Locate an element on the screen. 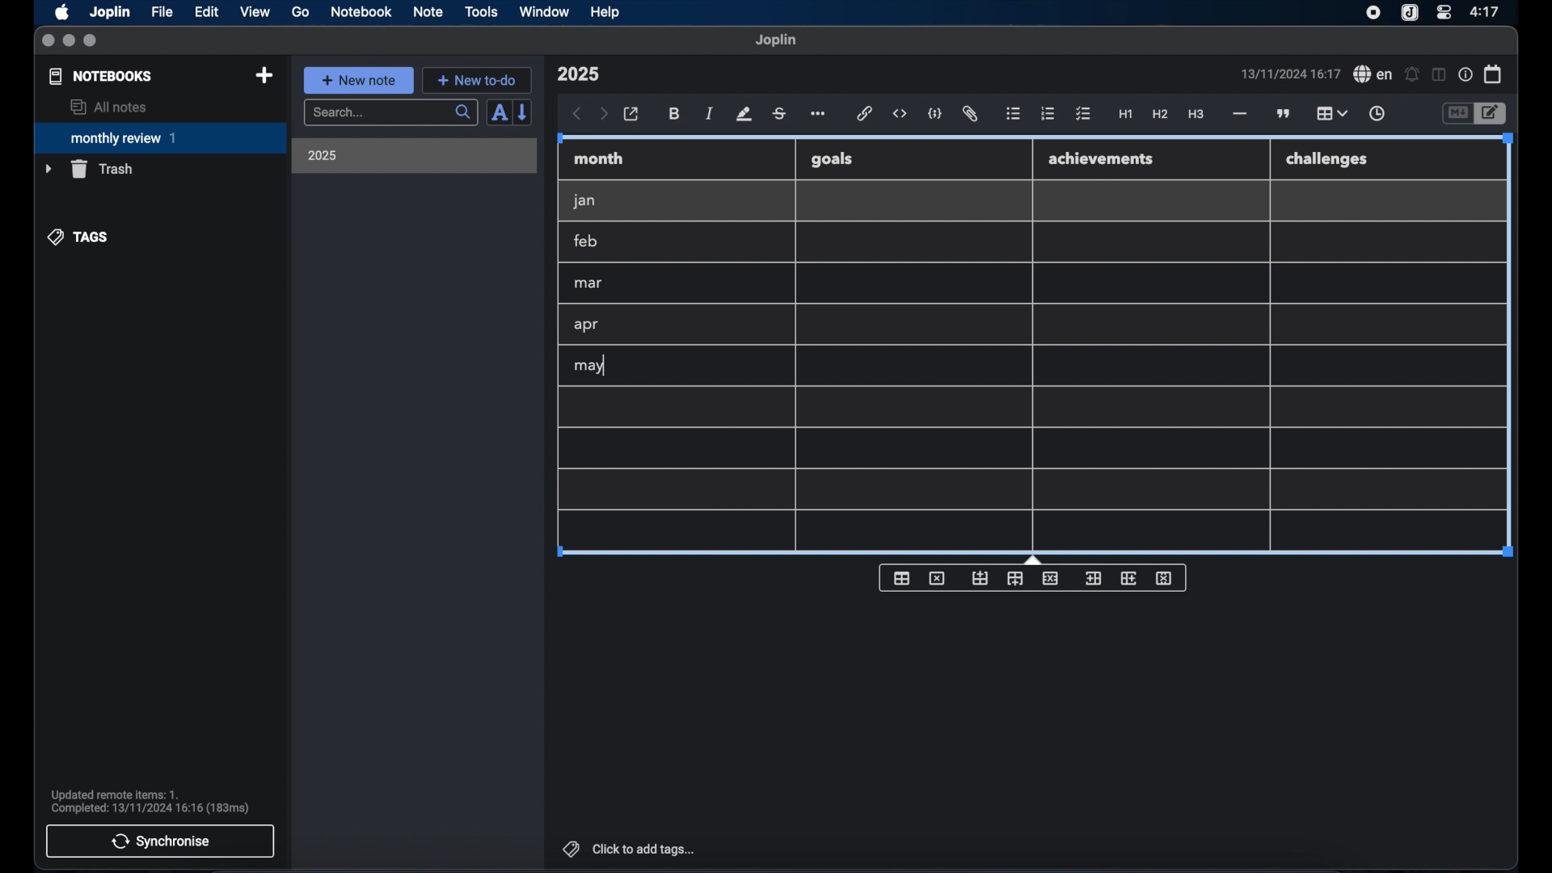  month is located at coordinates (599, 158).